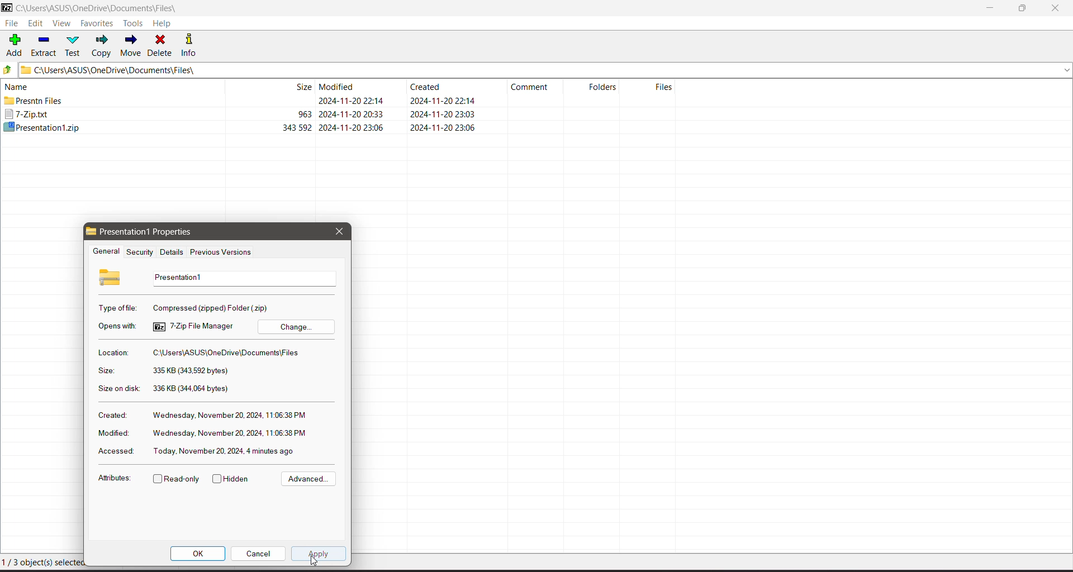 Image resolution: width=1073 pixels, height=572 pixels. What do you see at coordinates (105, 8) in the screenshot?
I see `Current Folder Path` at bounding box center [105, 8].